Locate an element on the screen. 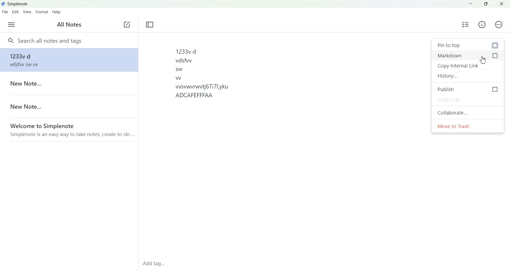  Note file - 1233v d is located at coordinates (68, 60).